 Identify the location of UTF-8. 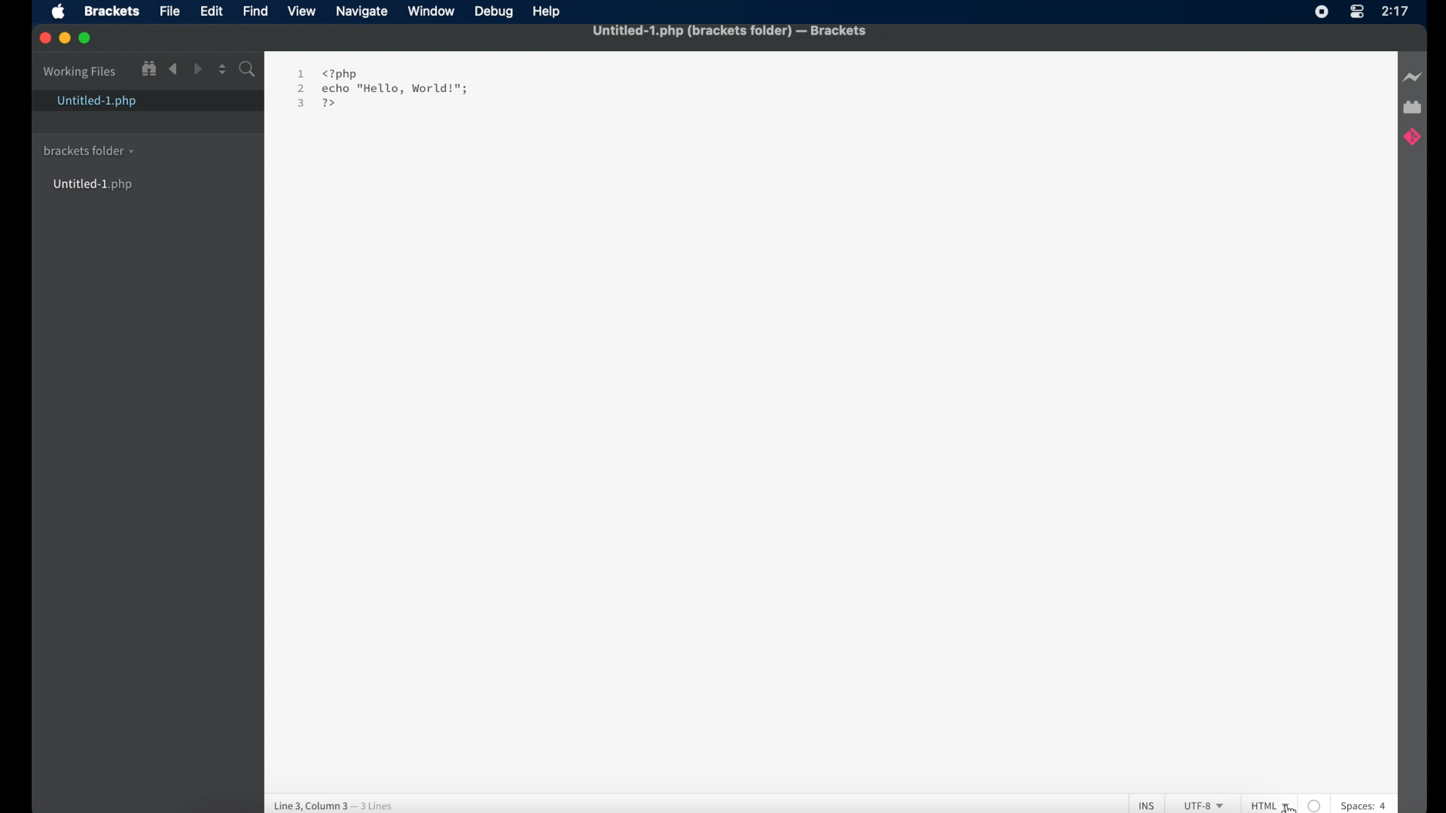
(1203, 805).